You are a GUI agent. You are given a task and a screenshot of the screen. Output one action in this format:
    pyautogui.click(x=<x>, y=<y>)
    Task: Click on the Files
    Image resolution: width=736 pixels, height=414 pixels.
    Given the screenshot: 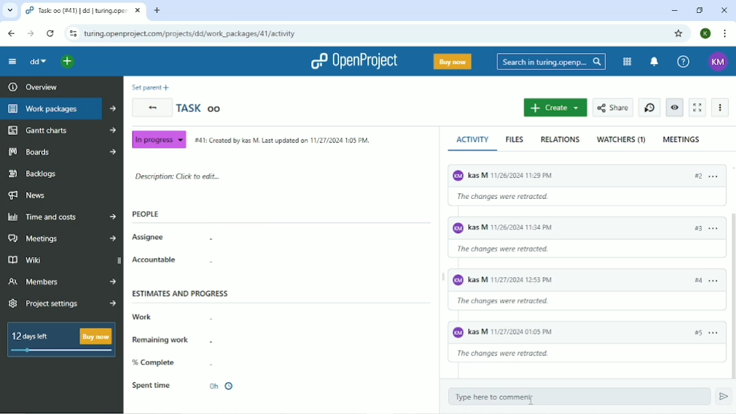 What is the action you would take?
    pyautogui.click(x=516, y=140)
    